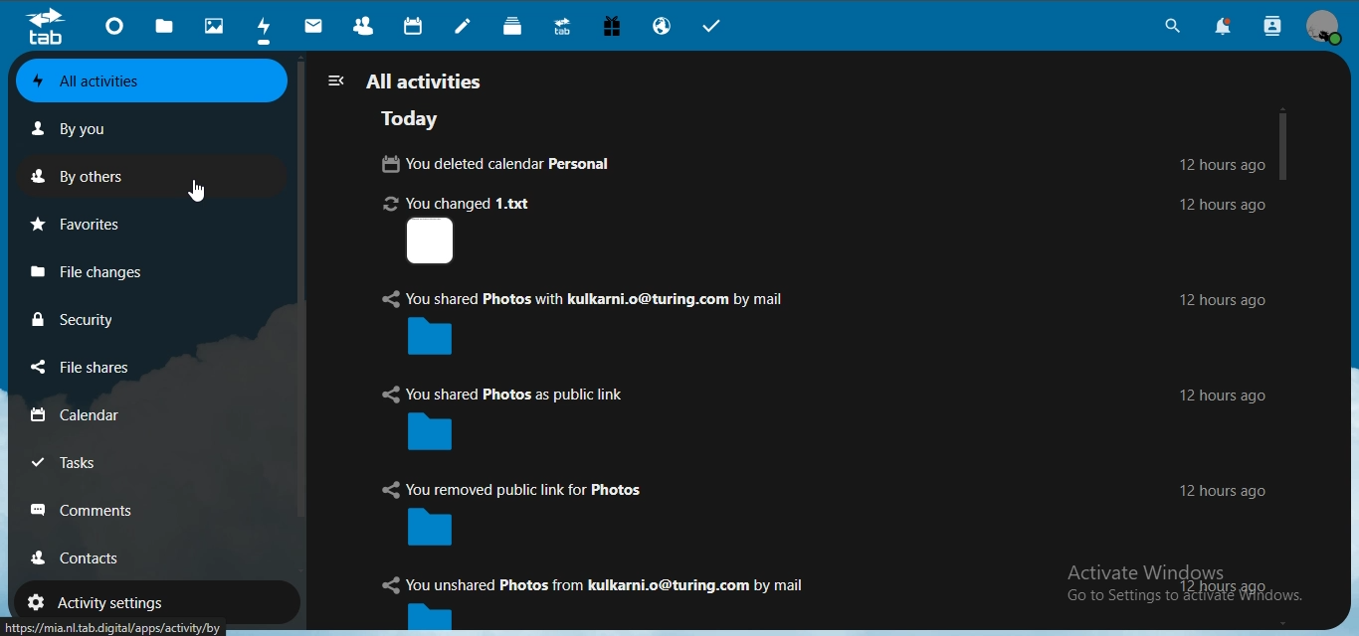  What do you see at coordinates (165, 26) in the screenshot?
I see `files` at bounding box center [165, 26].